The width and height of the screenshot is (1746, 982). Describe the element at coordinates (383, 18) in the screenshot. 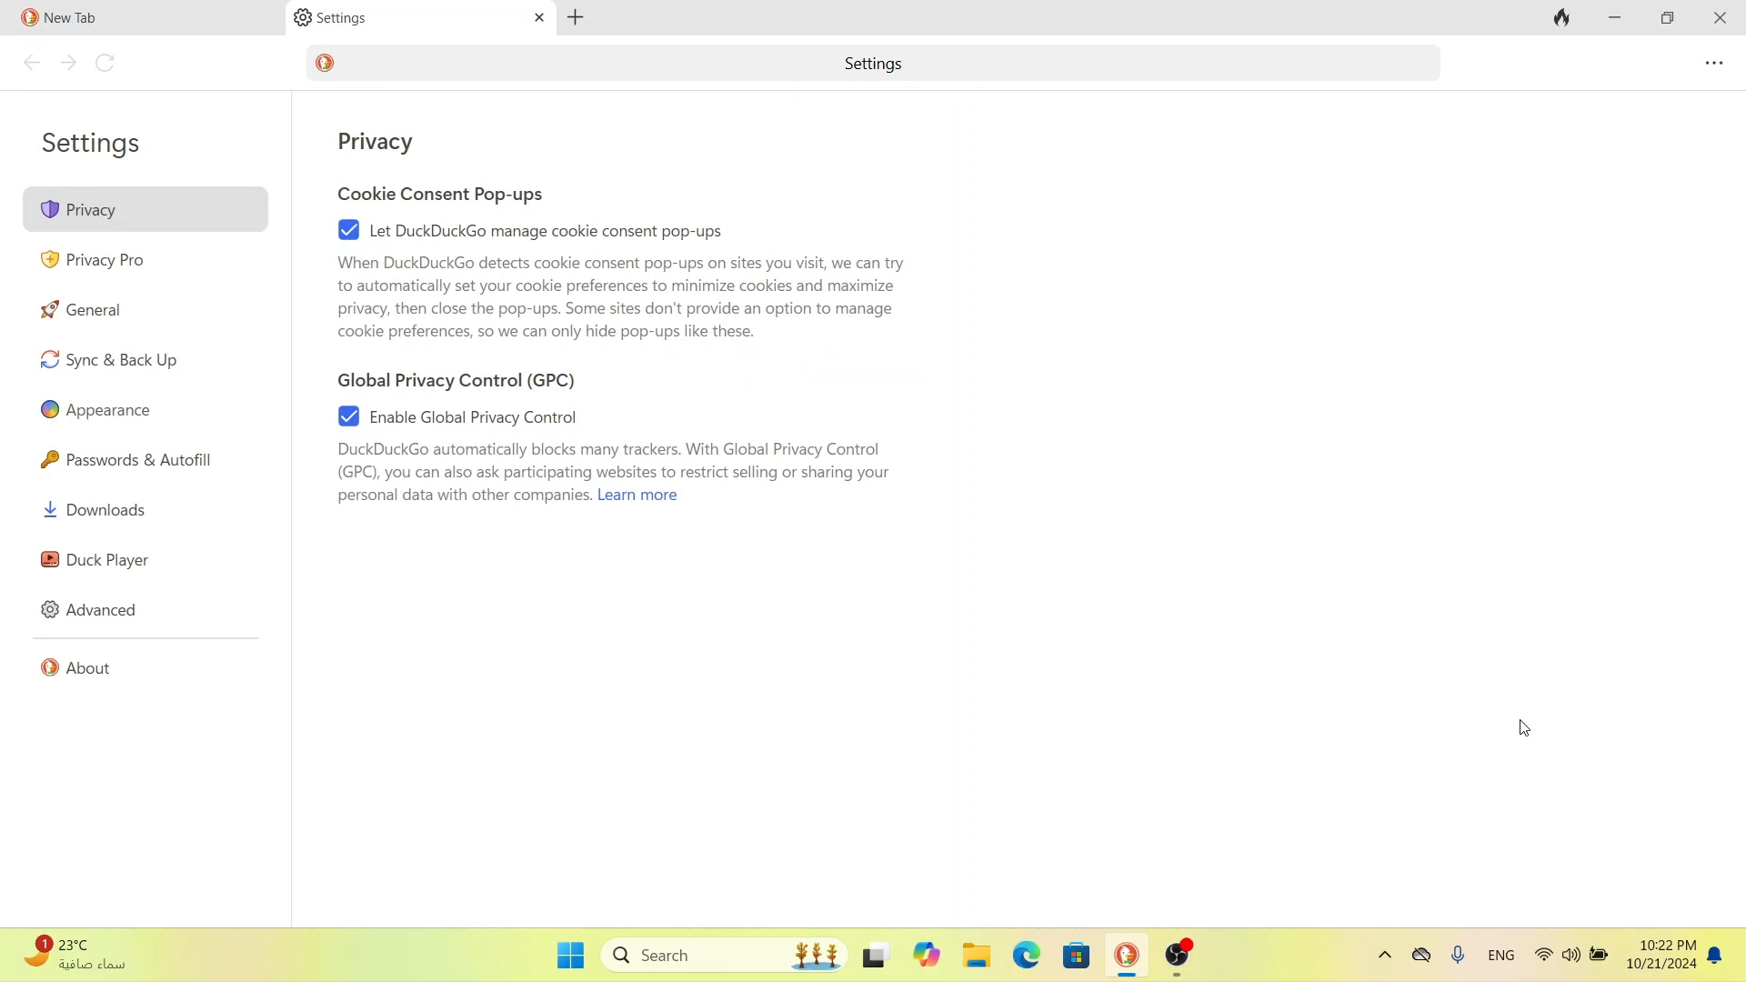

I see `settings tab` at that location.